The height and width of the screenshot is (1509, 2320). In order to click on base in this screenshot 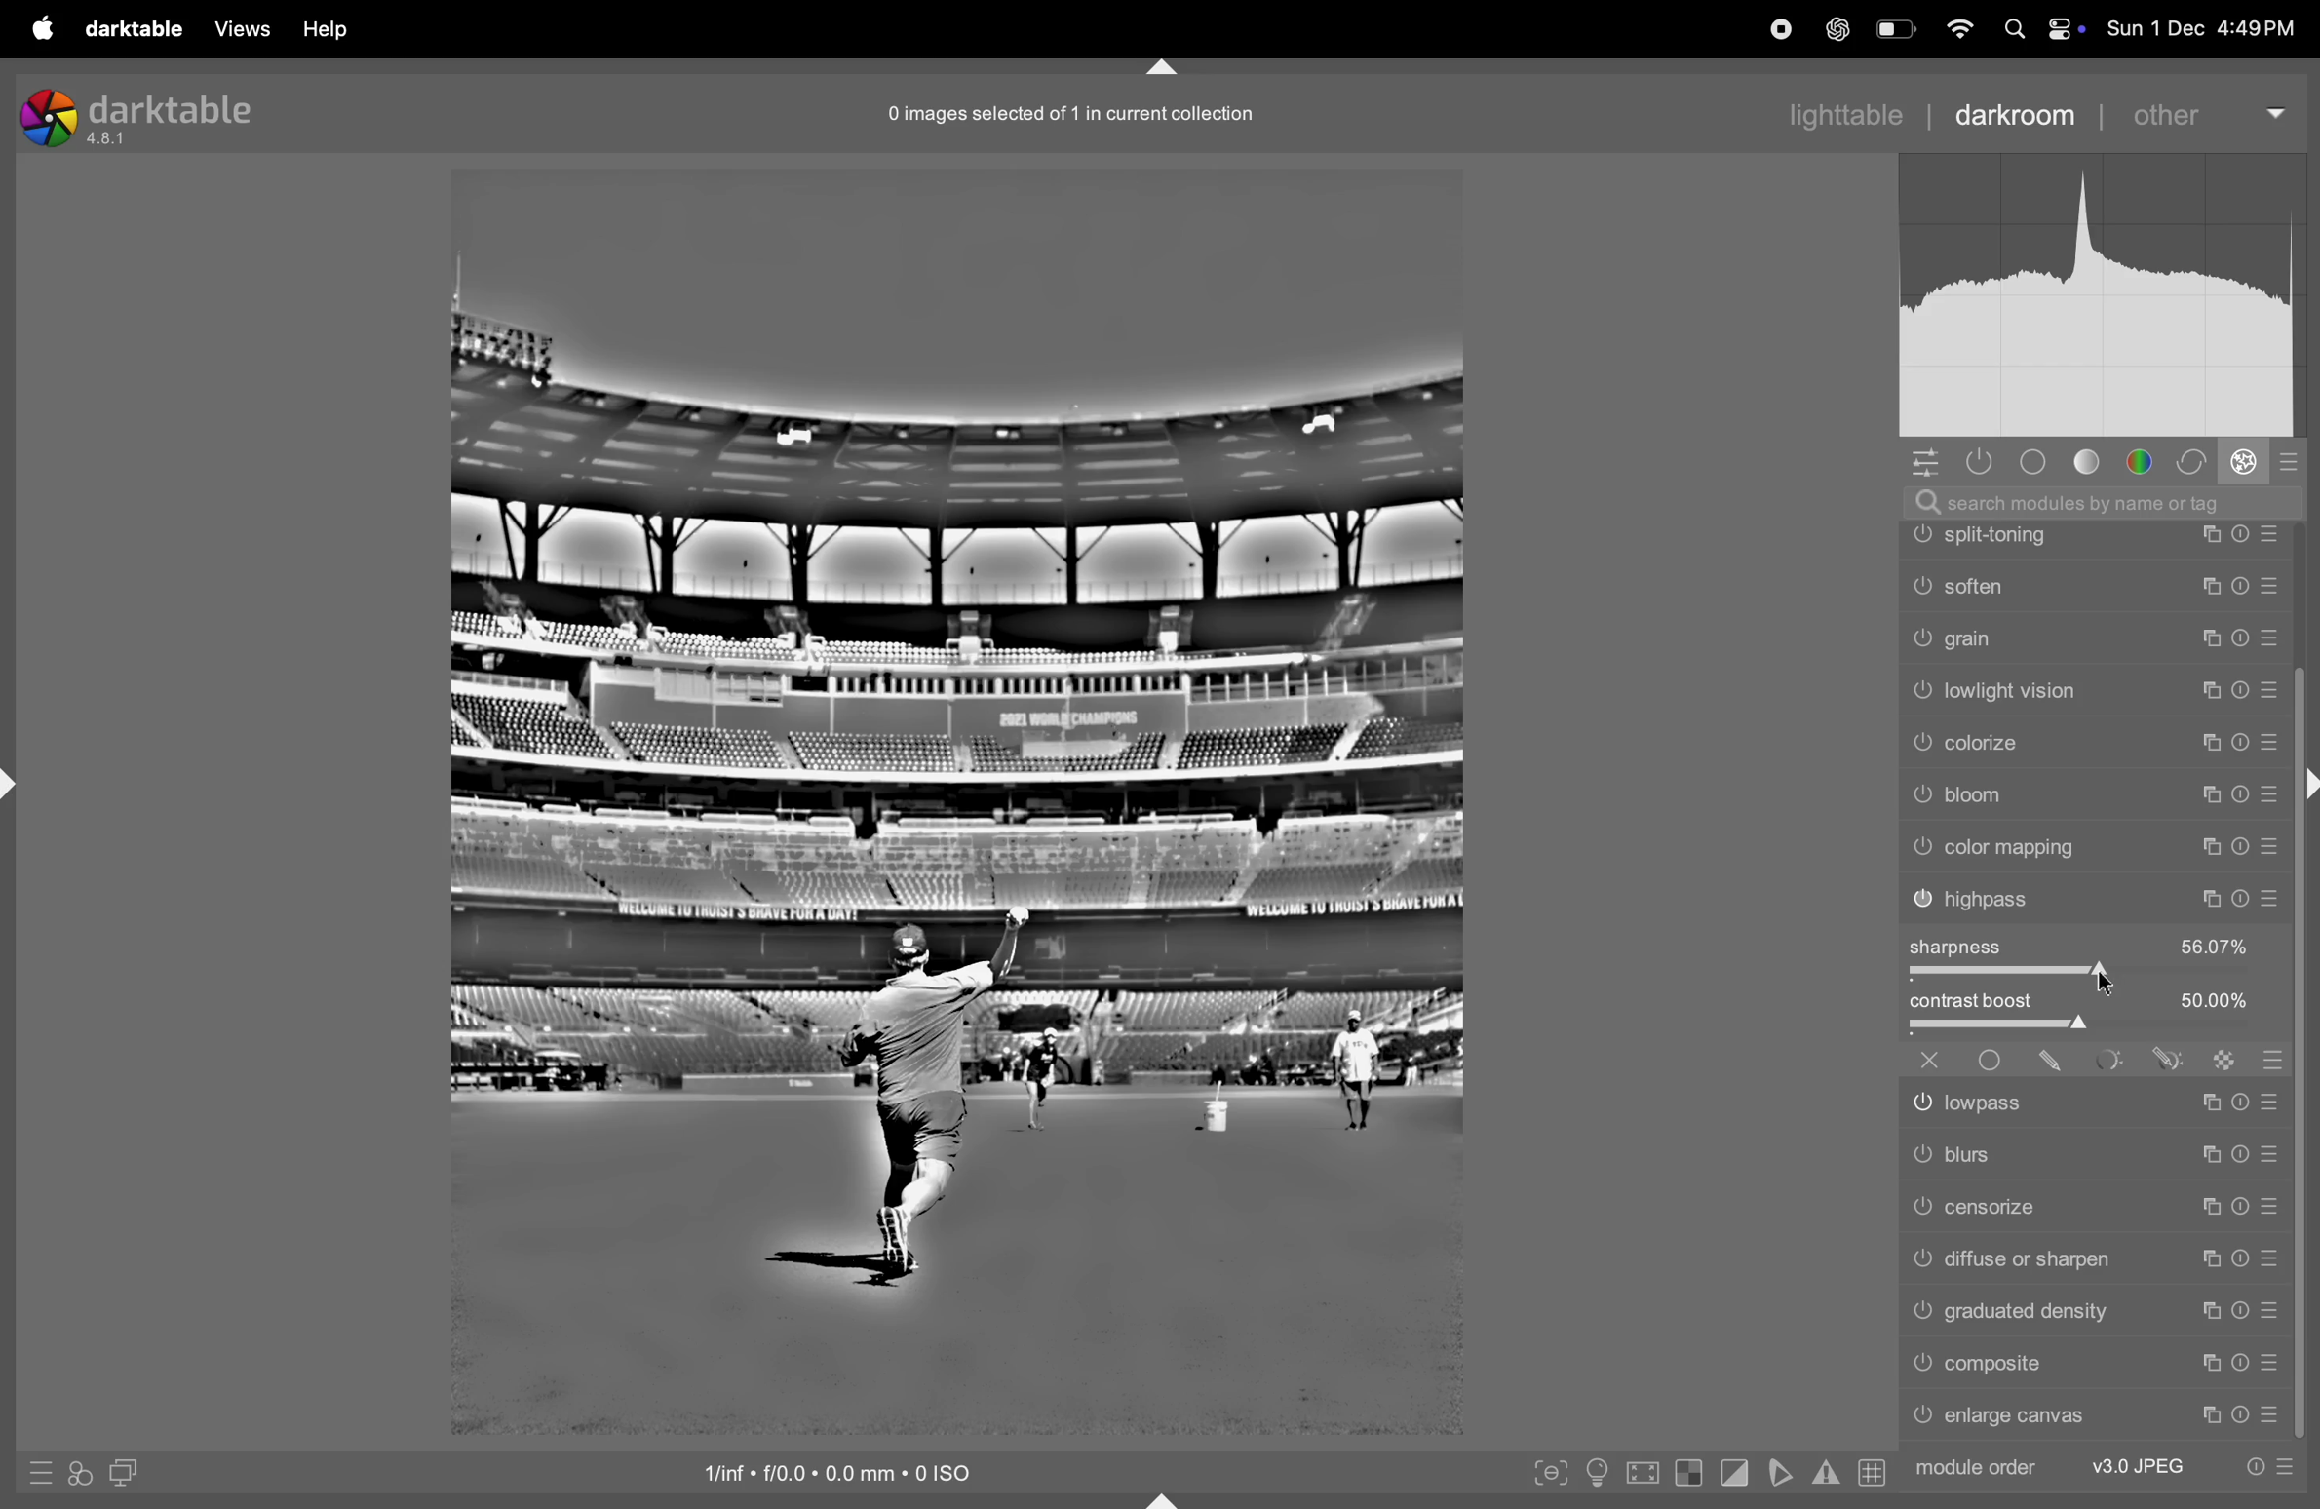, I will do `click(2039, 462)`.